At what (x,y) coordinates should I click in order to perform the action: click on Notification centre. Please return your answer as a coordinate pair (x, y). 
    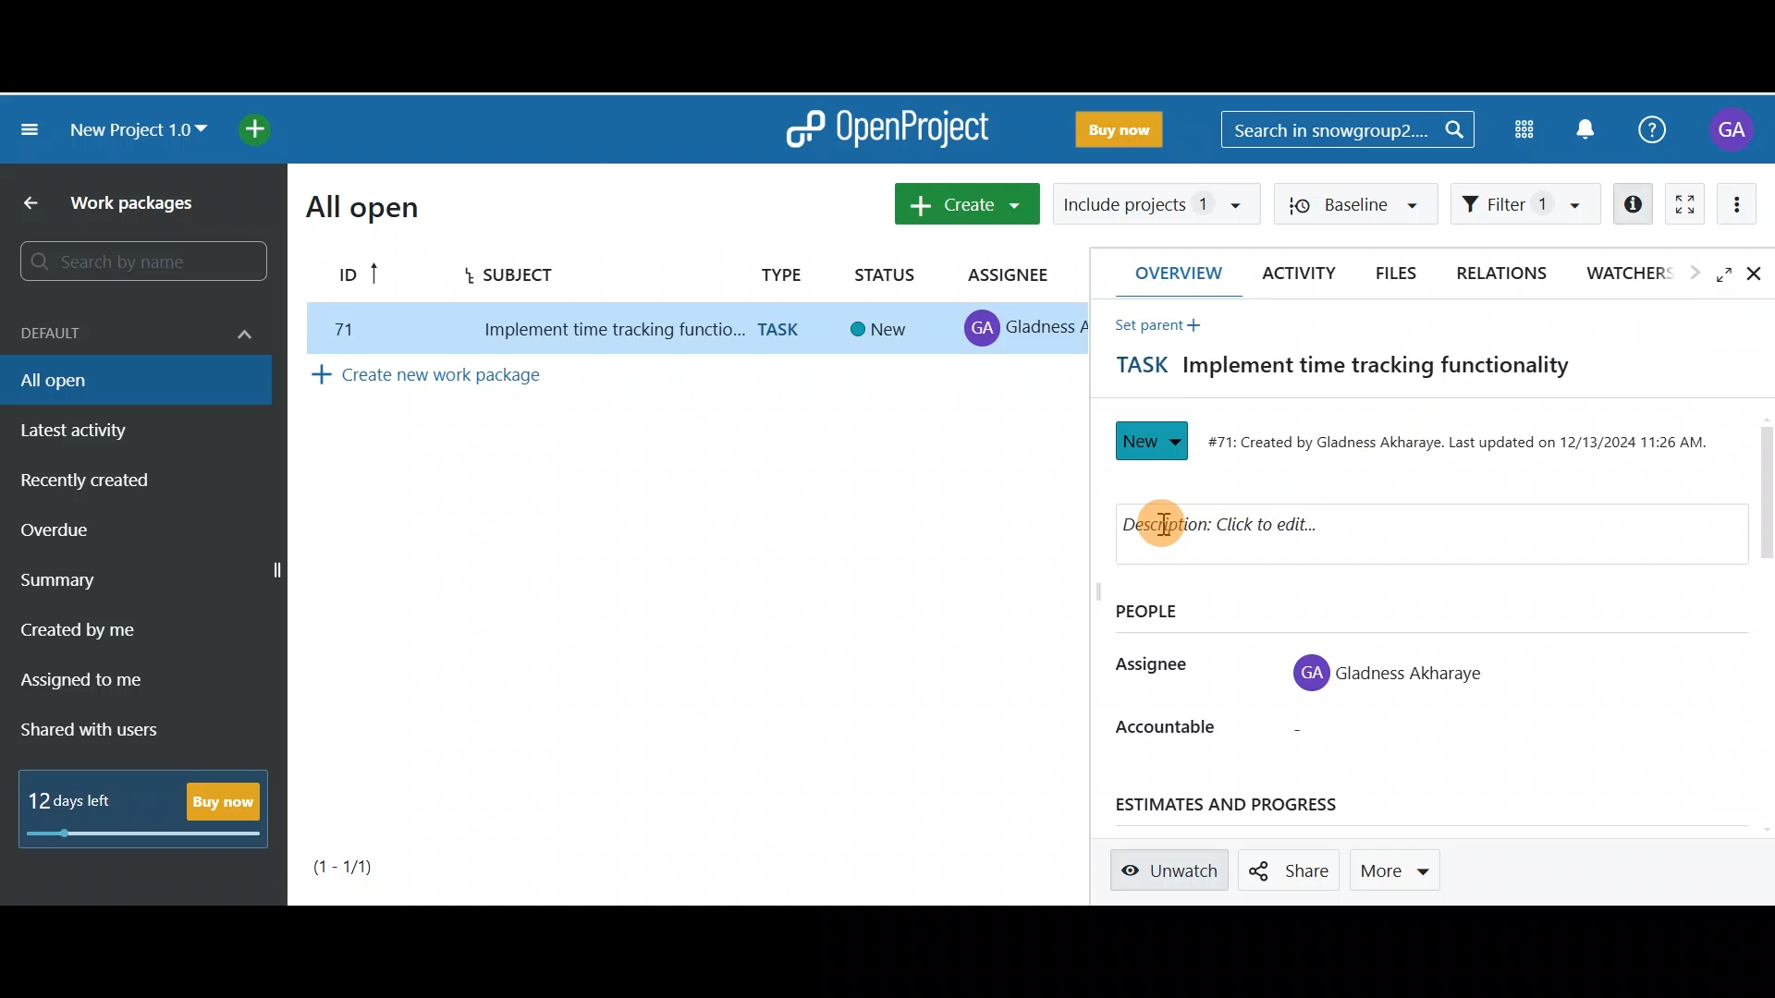
    Looking at the image, I should click on (1597, 128).